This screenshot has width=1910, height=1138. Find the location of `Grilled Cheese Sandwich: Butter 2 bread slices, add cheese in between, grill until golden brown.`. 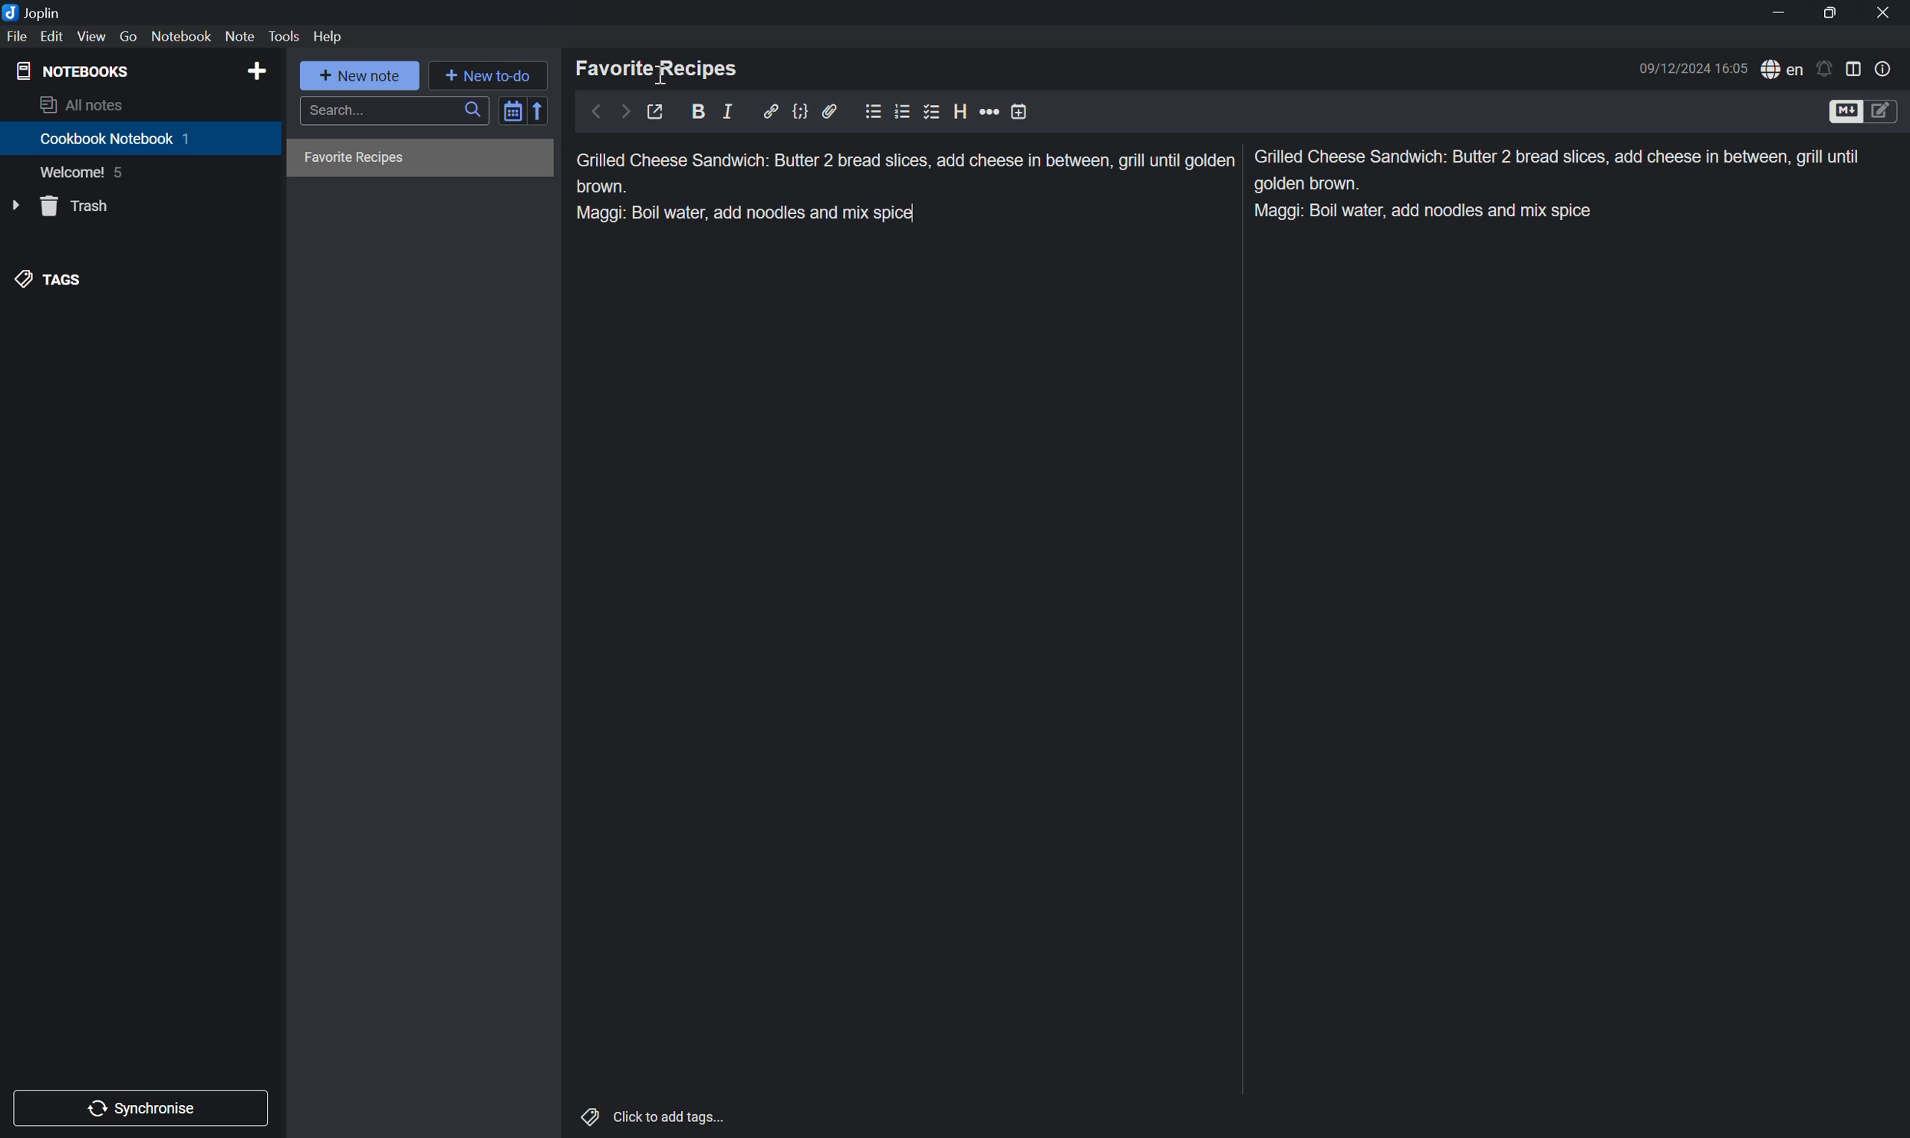

Grilled Cheese Sandwich: Butter 2 bread slices, add cheese in between, grill until golden brown. is located at coordinates (1557, 170).